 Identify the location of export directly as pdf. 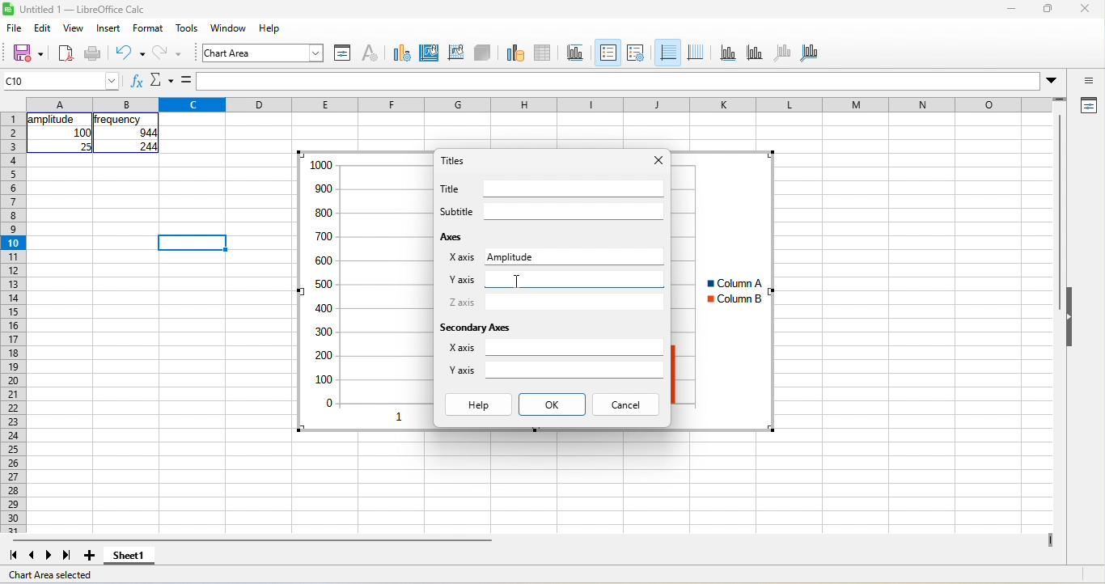
(66, 54).